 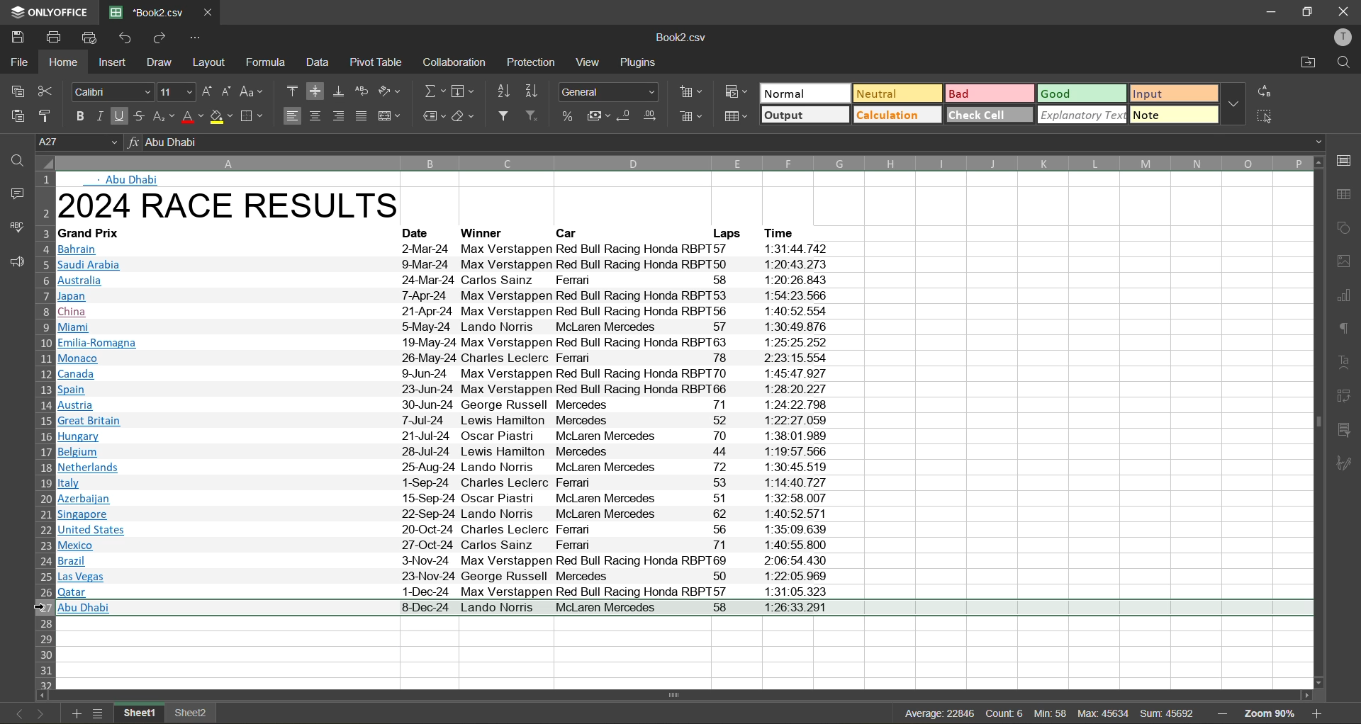 What do you see at coordinates (898, 115) in the screenshot?
I see `calculation` at bounding box center [898, 115].